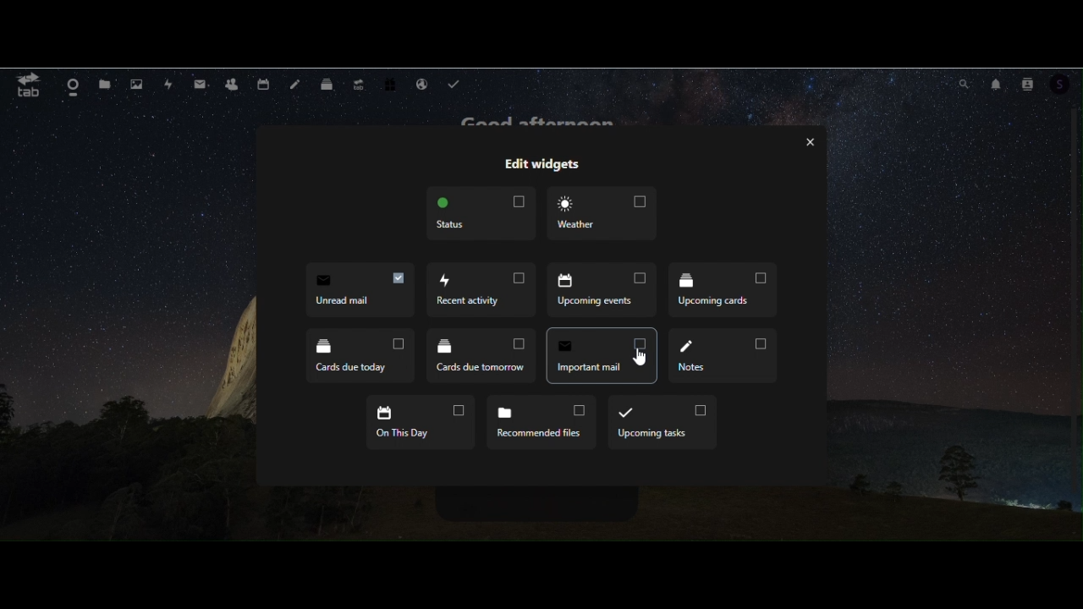 This screenshot has height=609, width=1083. Describe the element at coordinates (232, 85) in the screenshot. I see `contacts` at that location.